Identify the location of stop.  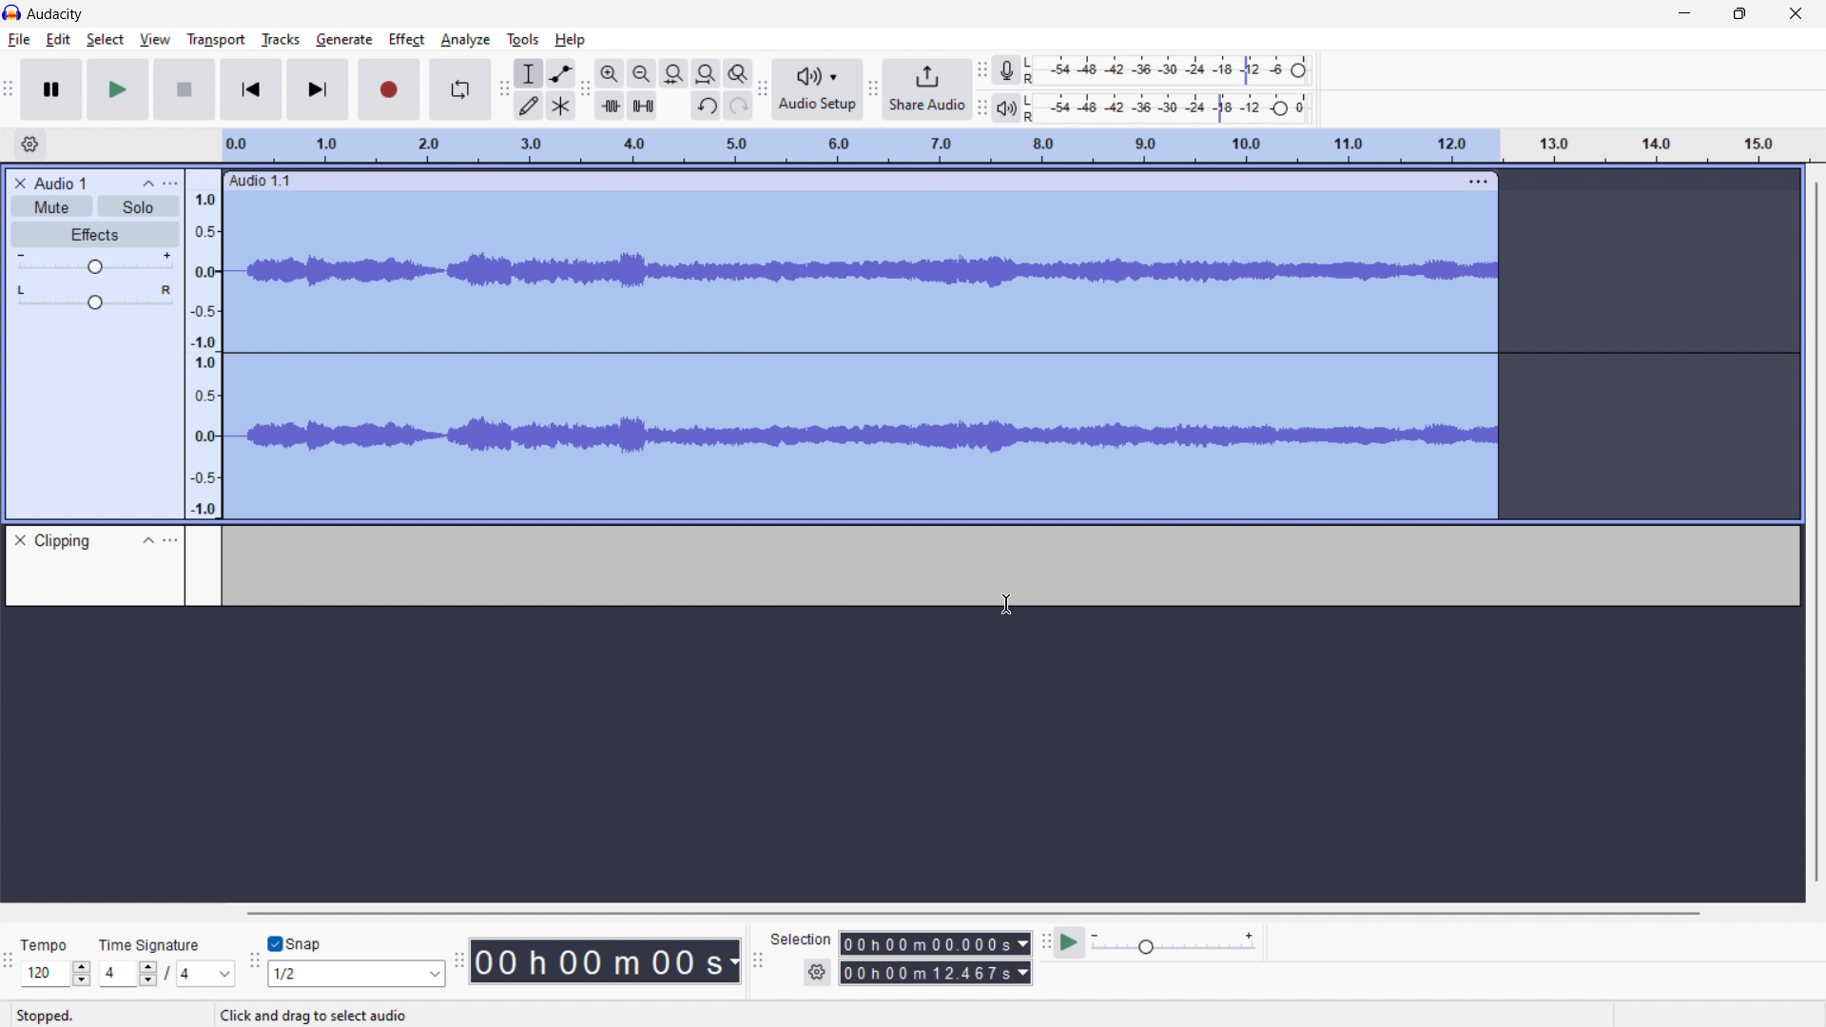
(185, 89).